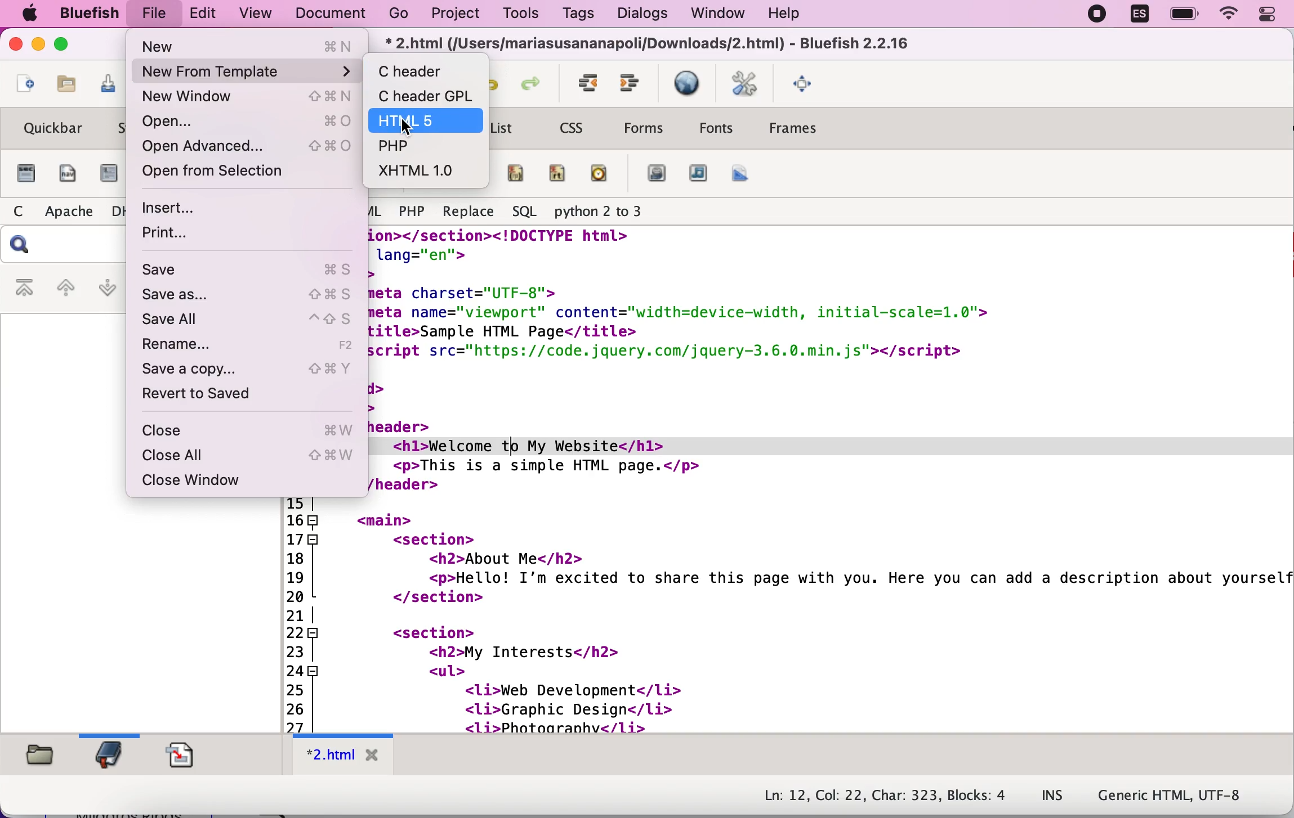 The width and height of the screenshot is (1294, 818). Describe the element at coordinates (39, 44) in the screenshot. I see `minimize` at that location.